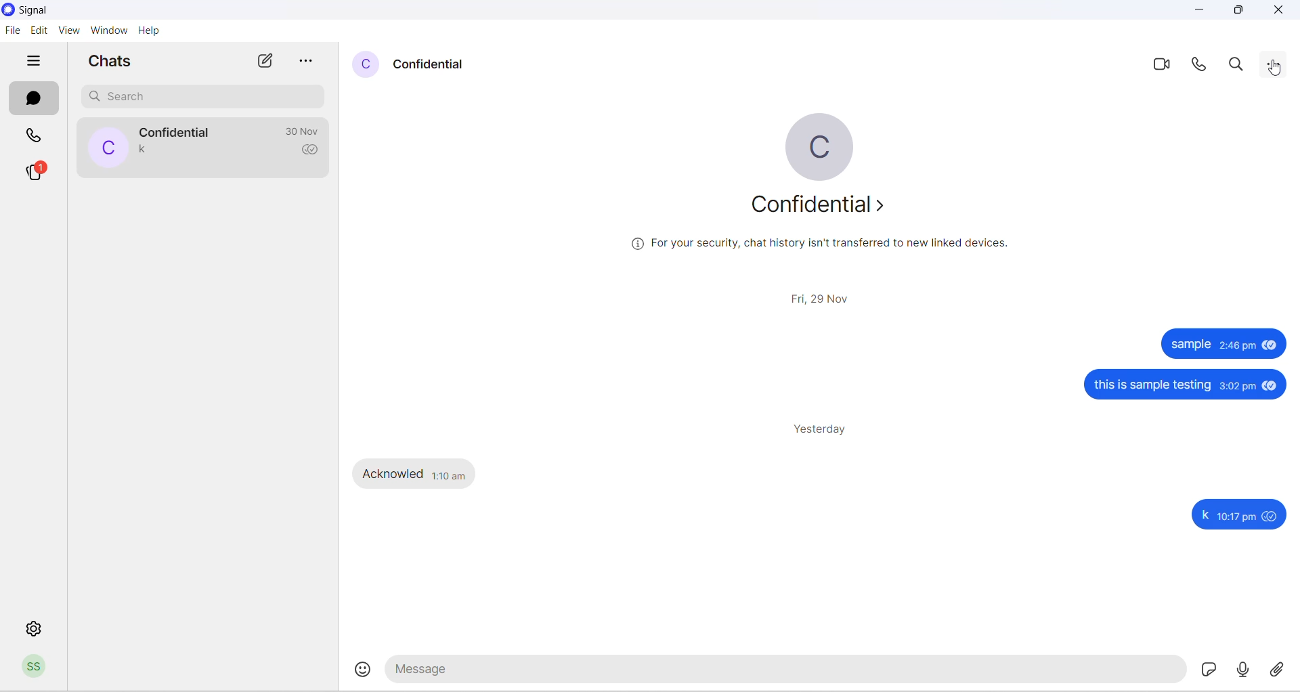 This screenshot has height=692, width=1300. Describe the element at coordinates (1203, 12) in the screenshot. I see `minimize` at that location.